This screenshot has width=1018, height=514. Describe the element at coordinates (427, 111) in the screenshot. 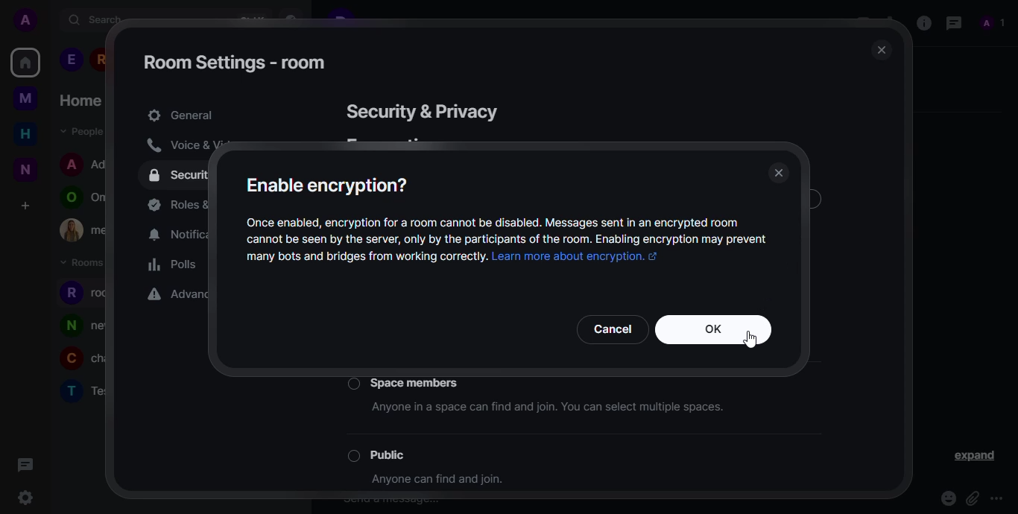

I see `security& privacy` at that location.